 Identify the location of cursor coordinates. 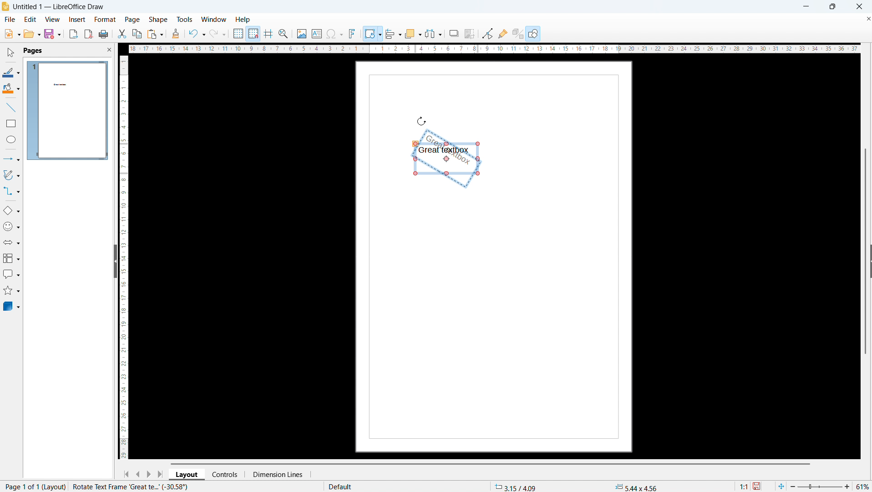
(517, 486).